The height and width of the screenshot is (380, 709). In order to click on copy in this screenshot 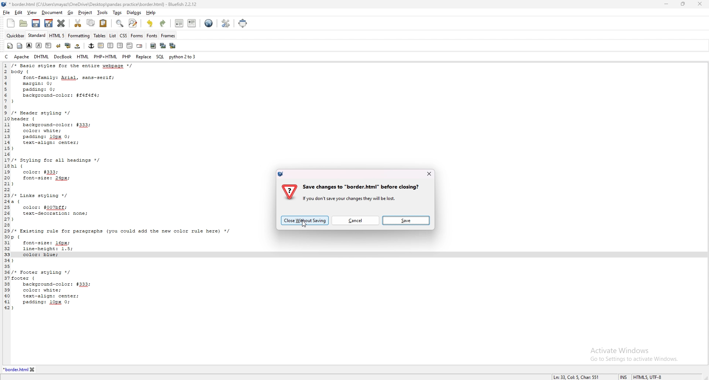, I will do `click(91, 23)`.